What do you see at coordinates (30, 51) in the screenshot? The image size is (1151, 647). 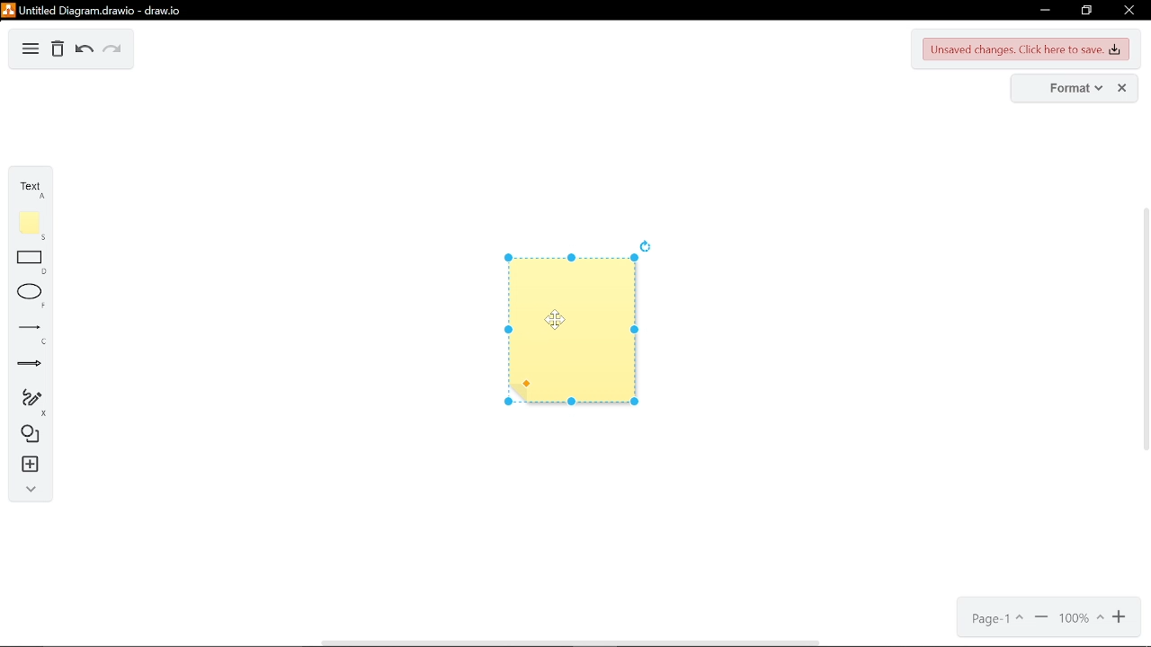 I see `diagram` at bounding box center [30, 51].